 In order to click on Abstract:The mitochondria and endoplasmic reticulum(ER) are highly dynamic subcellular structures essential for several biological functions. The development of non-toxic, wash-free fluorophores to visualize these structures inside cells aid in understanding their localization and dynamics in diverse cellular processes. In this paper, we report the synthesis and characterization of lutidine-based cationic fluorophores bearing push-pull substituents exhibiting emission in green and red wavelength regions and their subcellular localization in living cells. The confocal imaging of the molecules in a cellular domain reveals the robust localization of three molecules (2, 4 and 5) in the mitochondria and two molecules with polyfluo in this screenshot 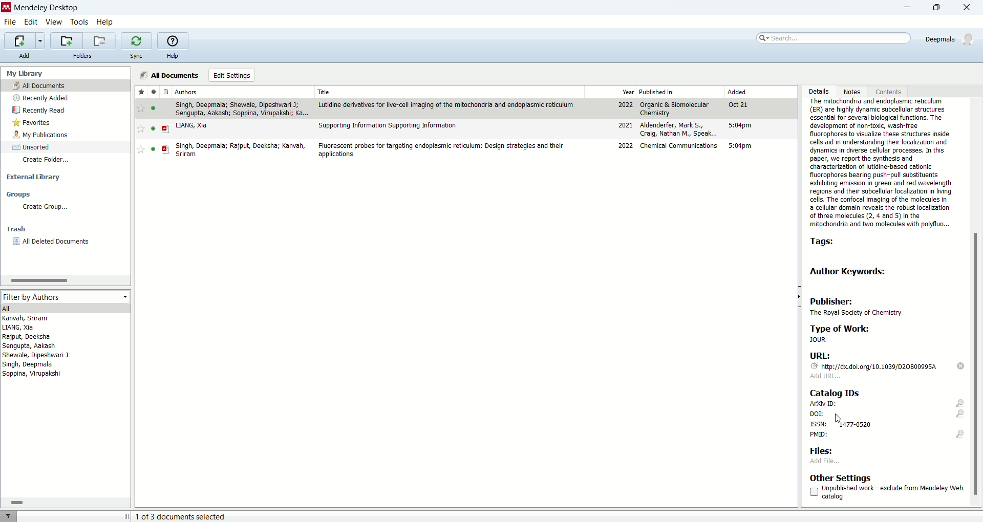, I will do `click(880, 164)`.